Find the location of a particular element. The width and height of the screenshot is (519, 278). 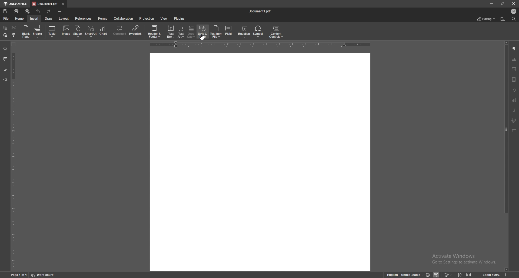

find is located at coordinates (514, 19).